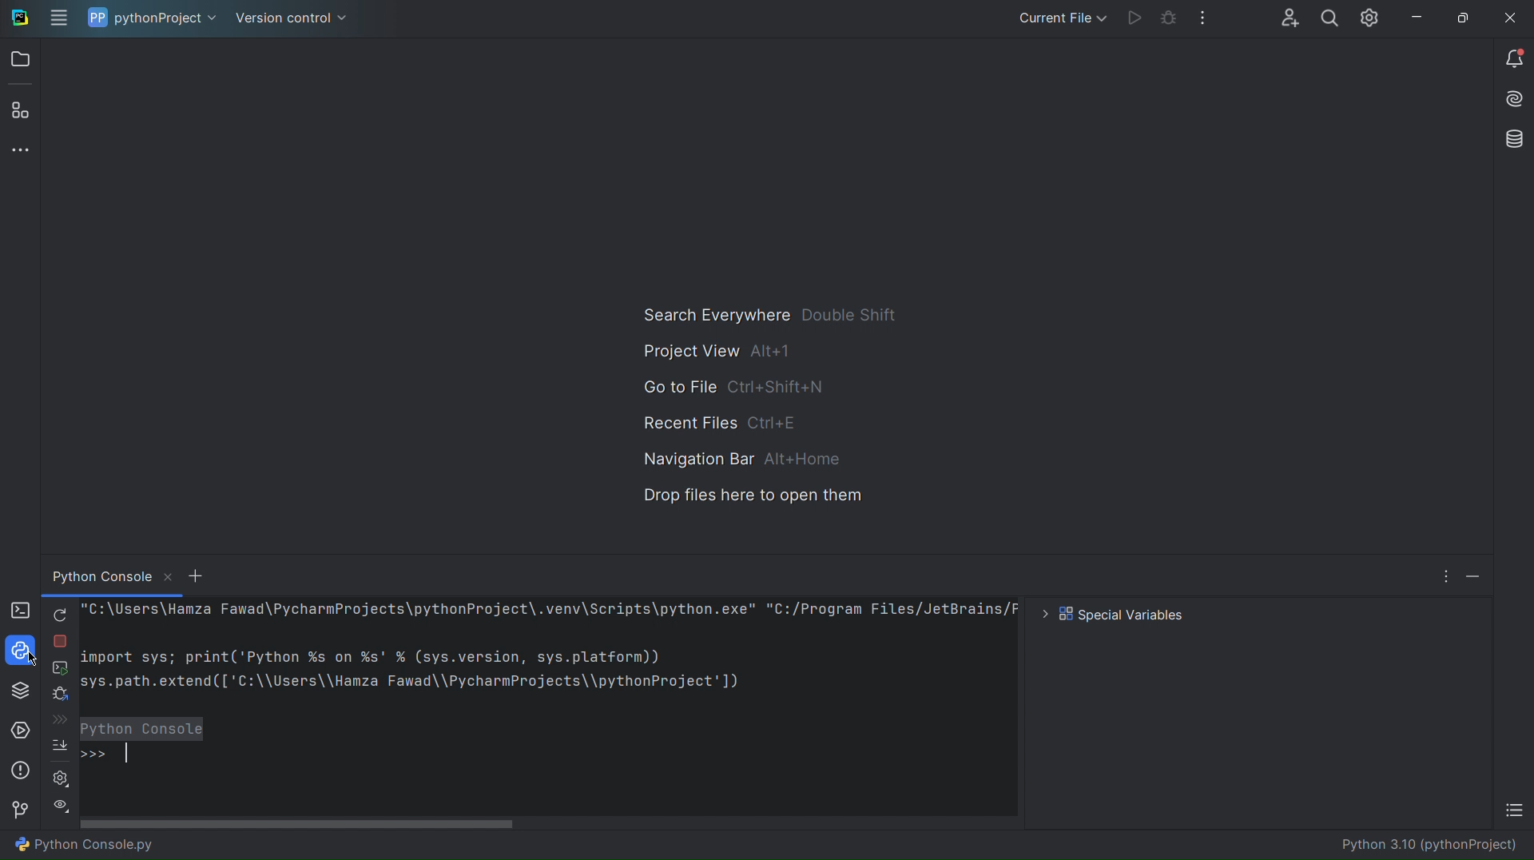 This screenshot has width=1534, height=860. What do you see at coordinates (18, 20) in the screenshot?
I see `Logo` at bounding box center [18, 20].